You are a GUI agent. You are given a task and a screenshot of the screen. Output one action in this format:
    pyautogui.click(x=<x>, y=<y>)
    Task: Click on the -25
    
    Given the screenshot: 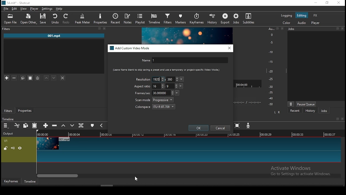 What is the action you would take?
    pyautogui.click(x=271, y=79)
    